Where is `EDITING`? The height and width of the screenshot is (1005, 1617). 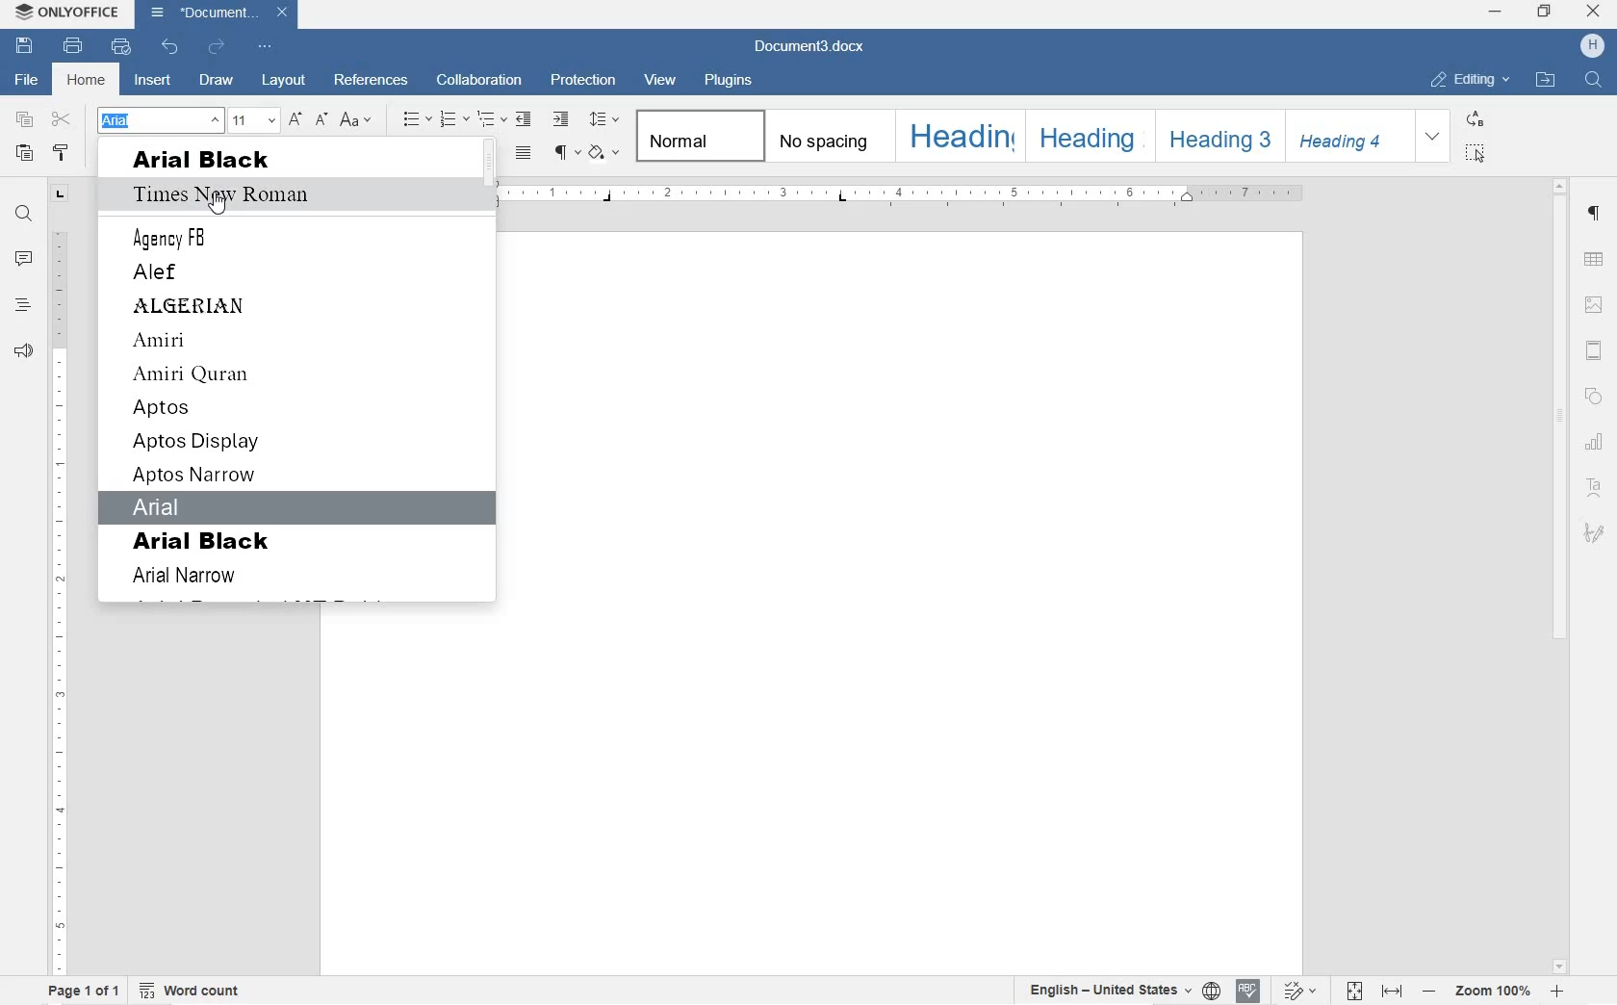 EDITING is located at coordinates (1470, 81).